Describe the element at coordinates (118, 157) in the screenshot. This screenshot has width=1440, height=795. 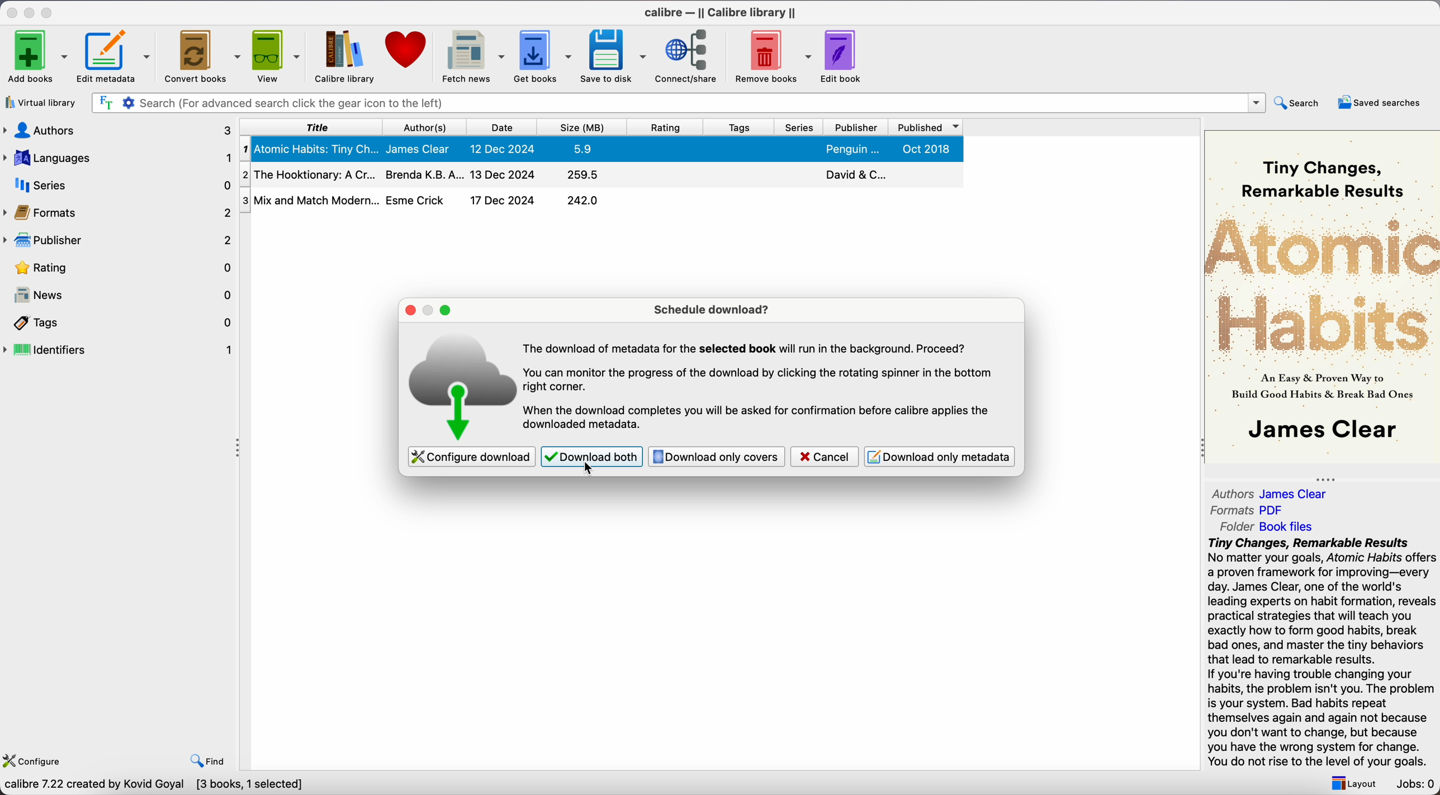
I see `languages` at that location.